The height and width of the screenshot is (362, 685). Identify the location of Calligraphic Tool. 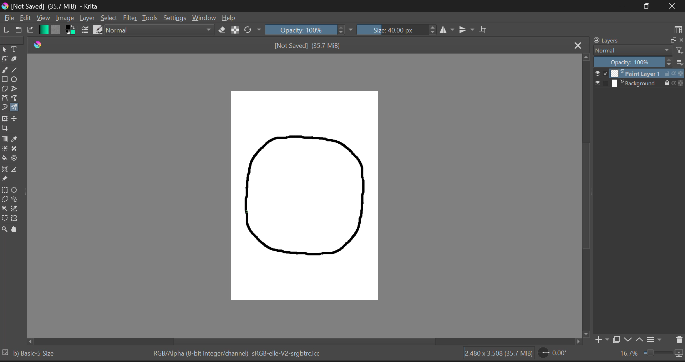
(15, 58).